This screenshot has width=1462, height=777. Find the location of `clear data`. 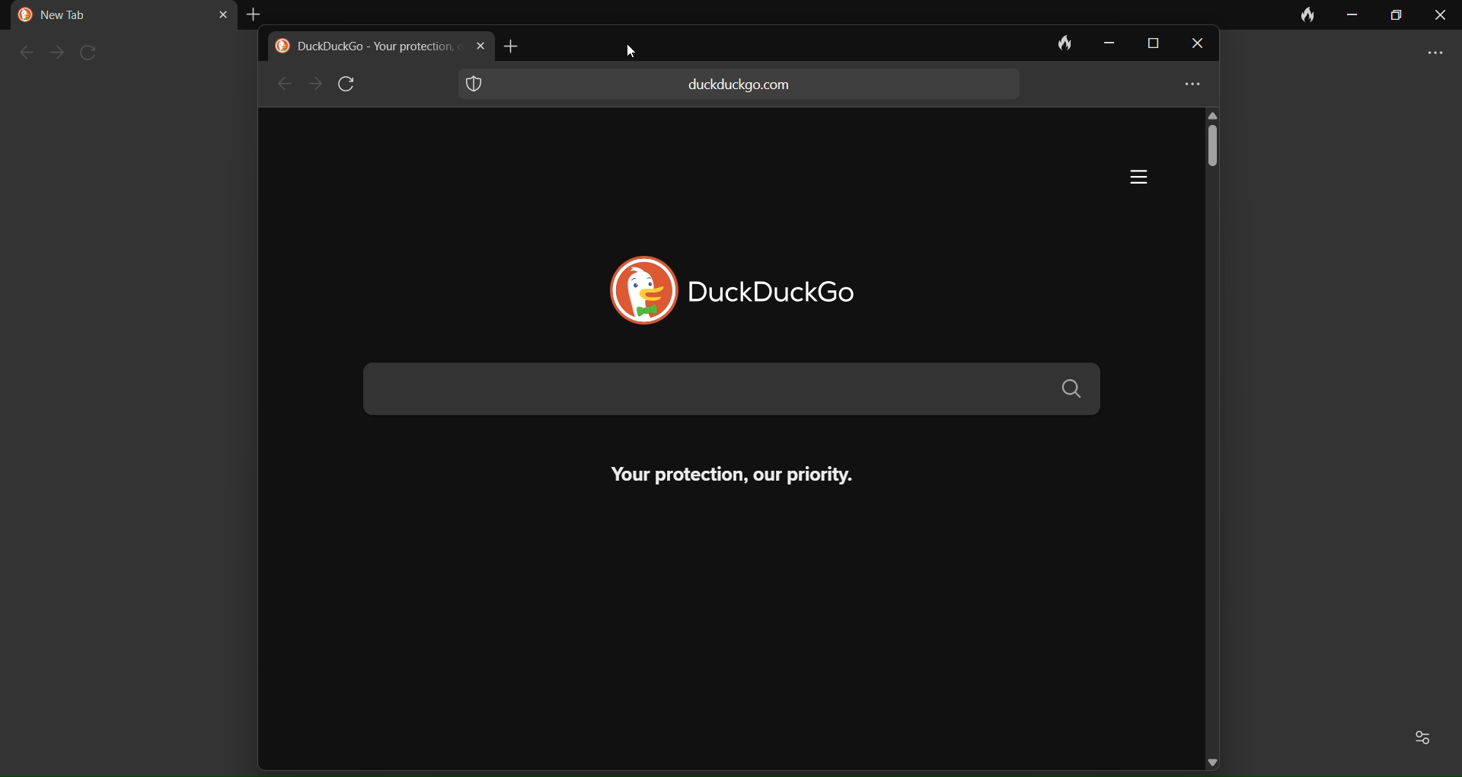

clear data is located at coordinates (1310, 15).